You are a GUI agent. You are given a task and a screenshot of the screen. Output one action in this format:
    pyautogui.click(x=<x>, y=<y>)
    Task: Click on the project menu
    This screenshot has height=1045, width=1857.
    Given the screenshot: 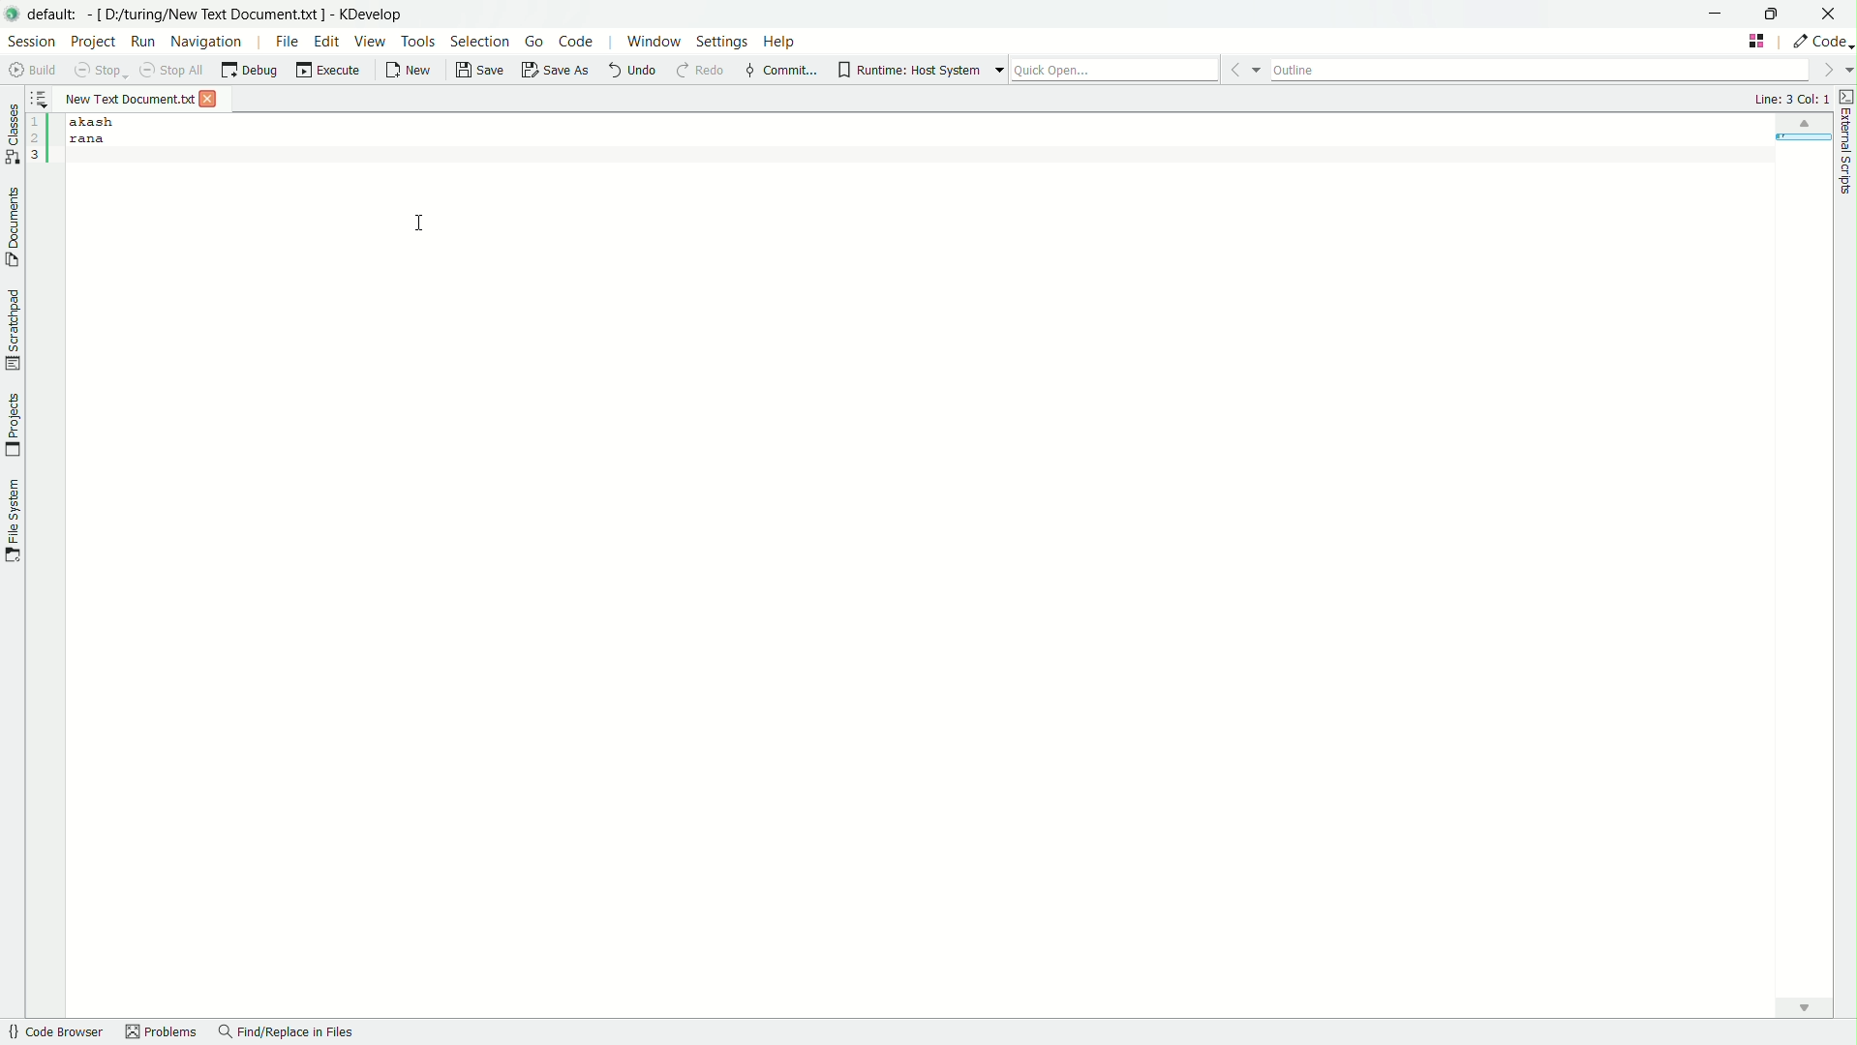 What is the action you would take?
    pyautogui.click(x=92, y=41)
    